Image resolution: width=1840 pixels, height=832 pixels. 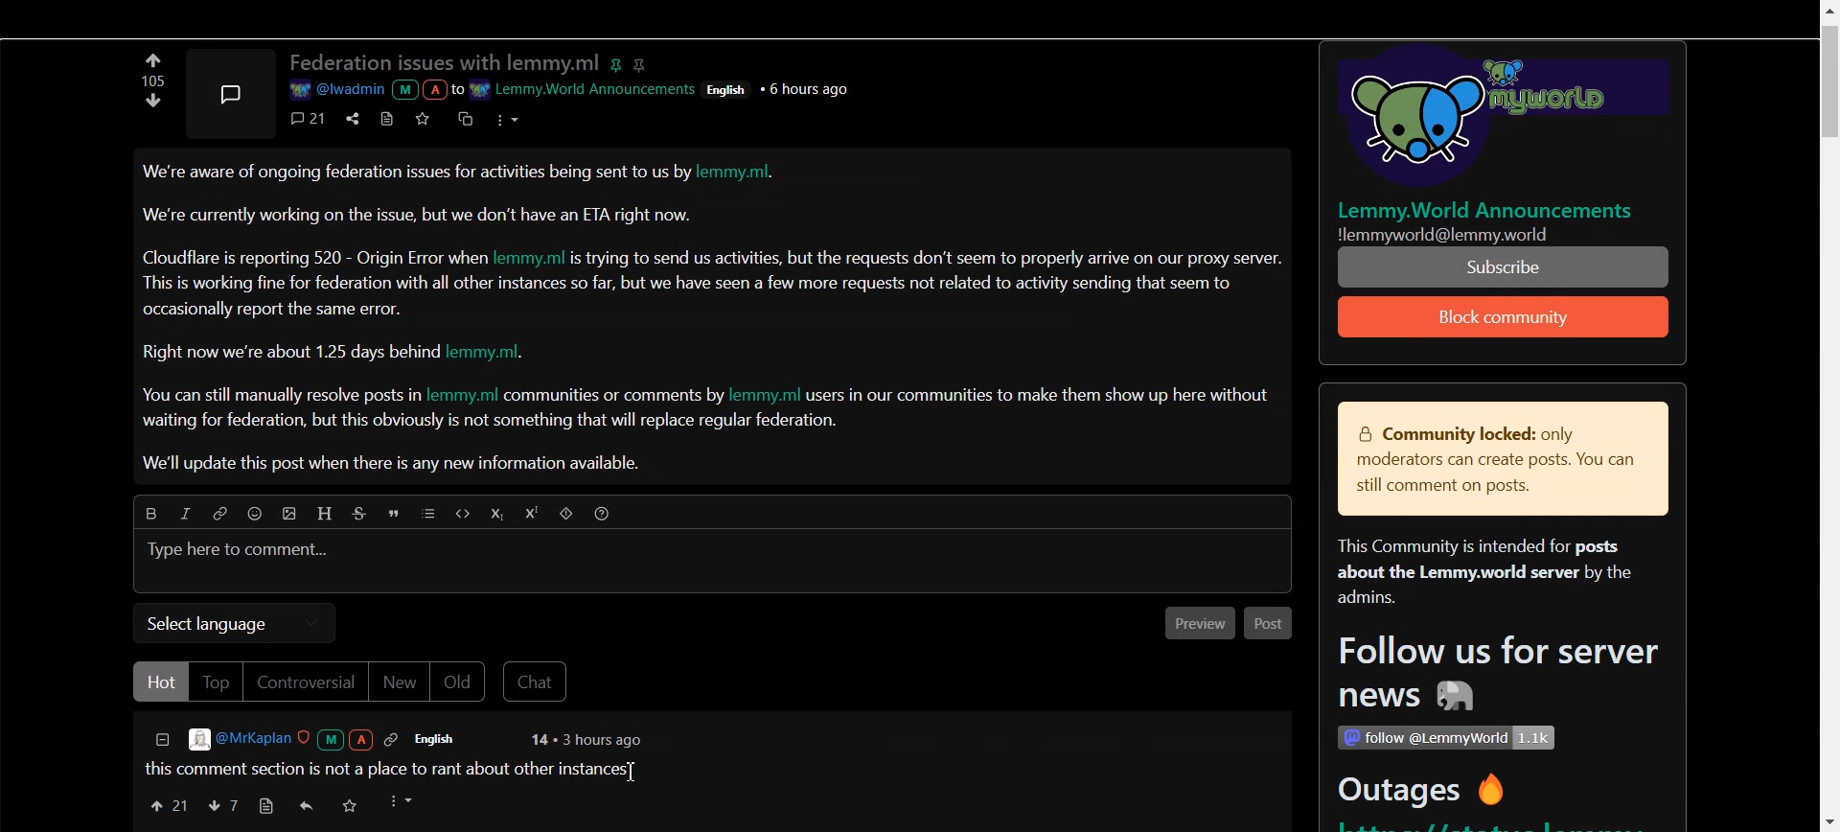 What do you see at coordinates (1445, 738) in the screenshot?
I see `` at bounding box center [1445, 738].